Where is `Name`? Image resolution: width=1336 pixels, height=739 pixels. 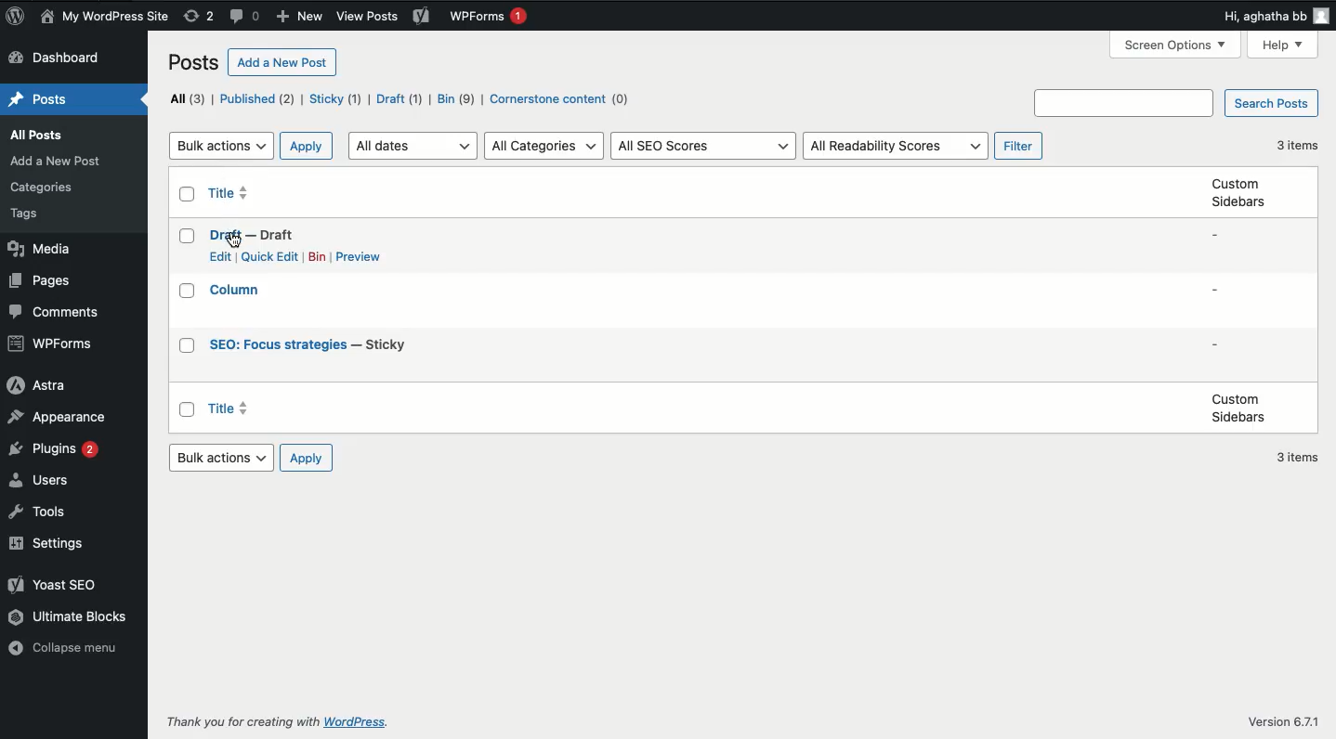
Name is located at coordinates (106, 16).